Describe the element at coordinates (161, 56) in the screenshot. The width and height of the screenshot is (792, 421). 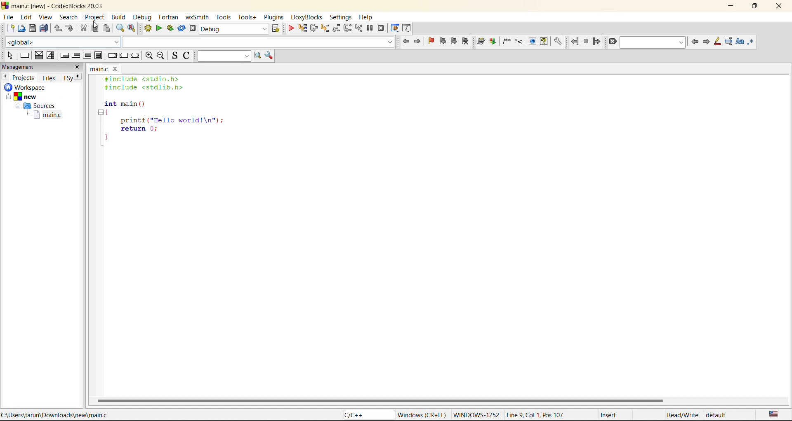
I see `zoom out` at that location.